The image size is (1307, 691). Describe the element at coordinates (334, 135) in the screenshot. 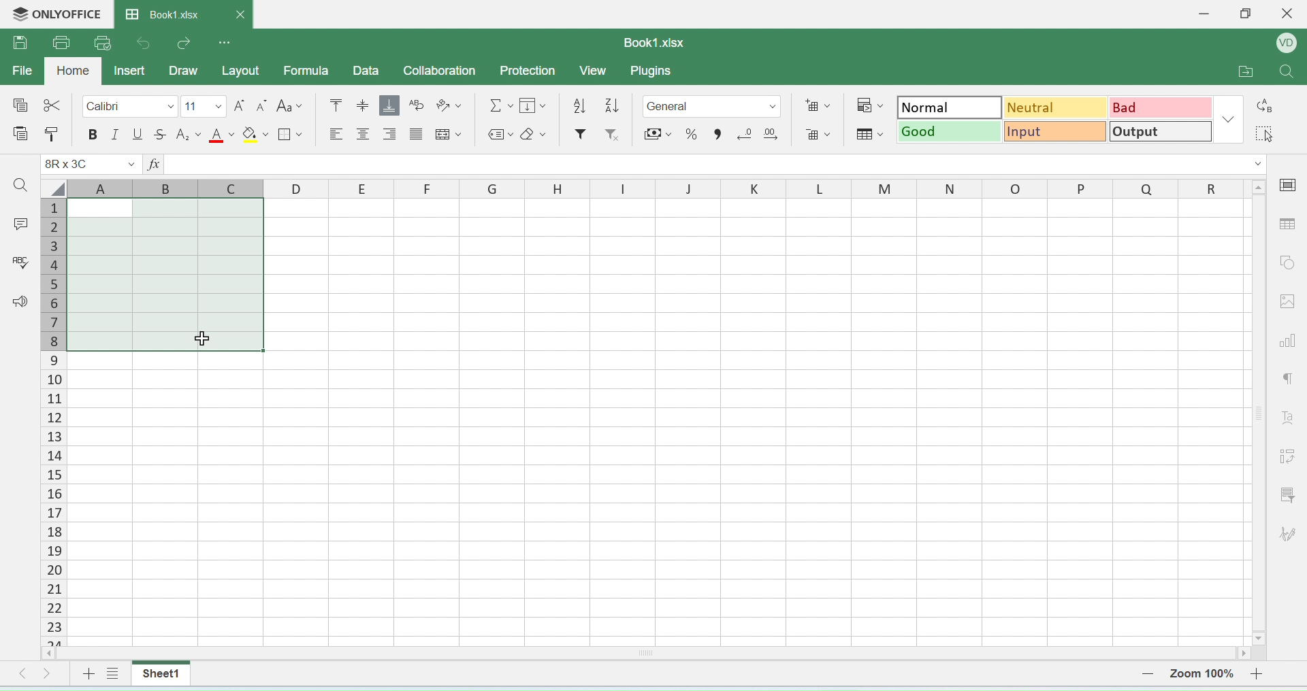

I see `align left` at that location.